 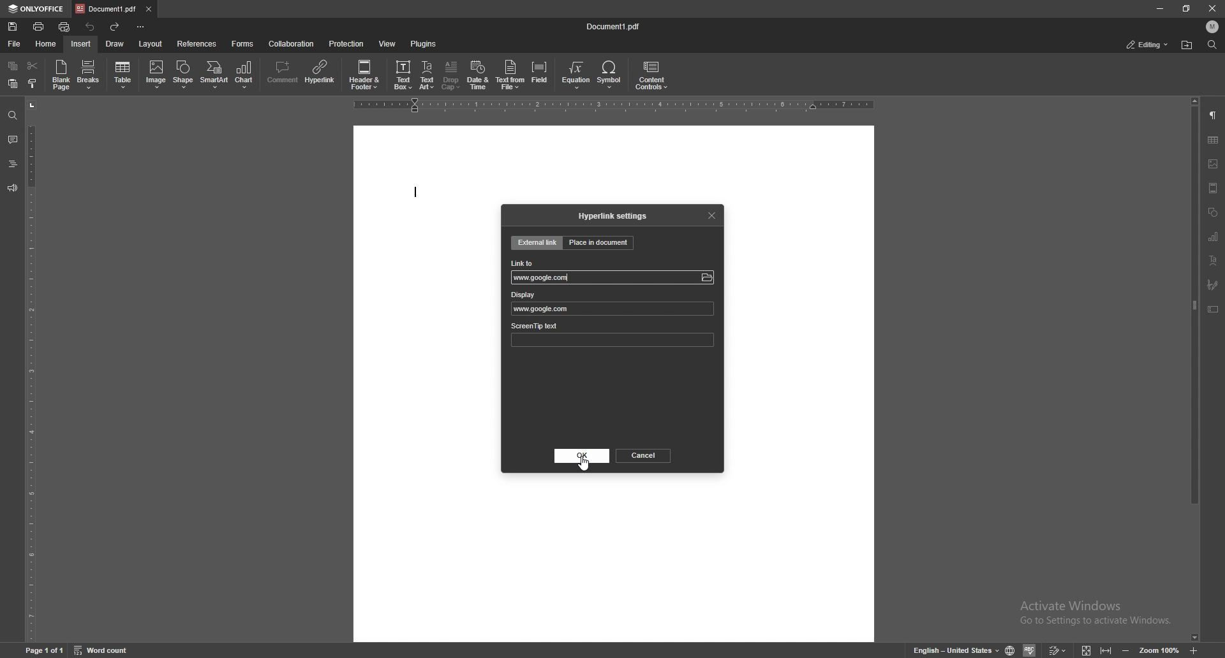 I want to click on ok, so click(x=583, y=456).